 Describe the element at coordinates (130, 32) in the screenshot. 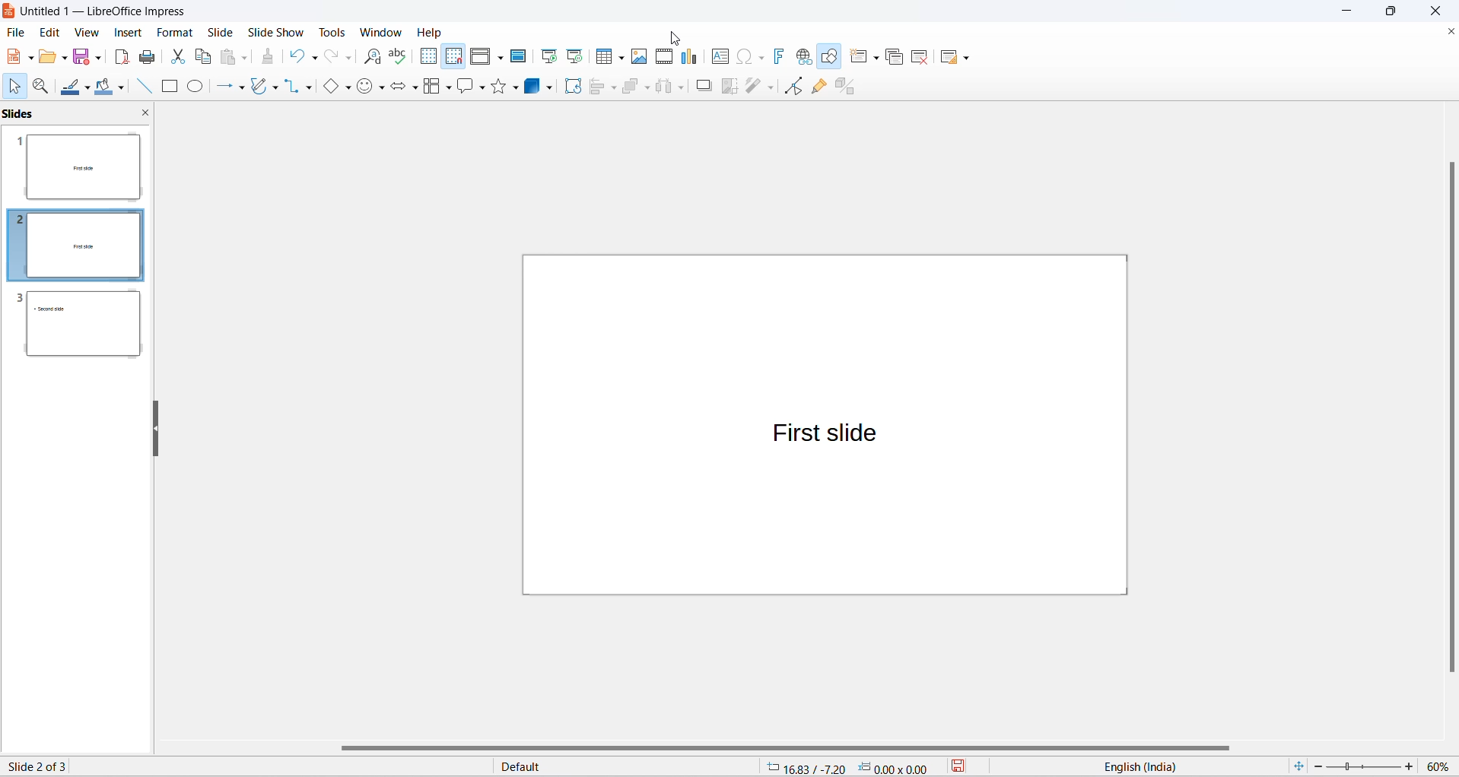

I see `insert` at that location.